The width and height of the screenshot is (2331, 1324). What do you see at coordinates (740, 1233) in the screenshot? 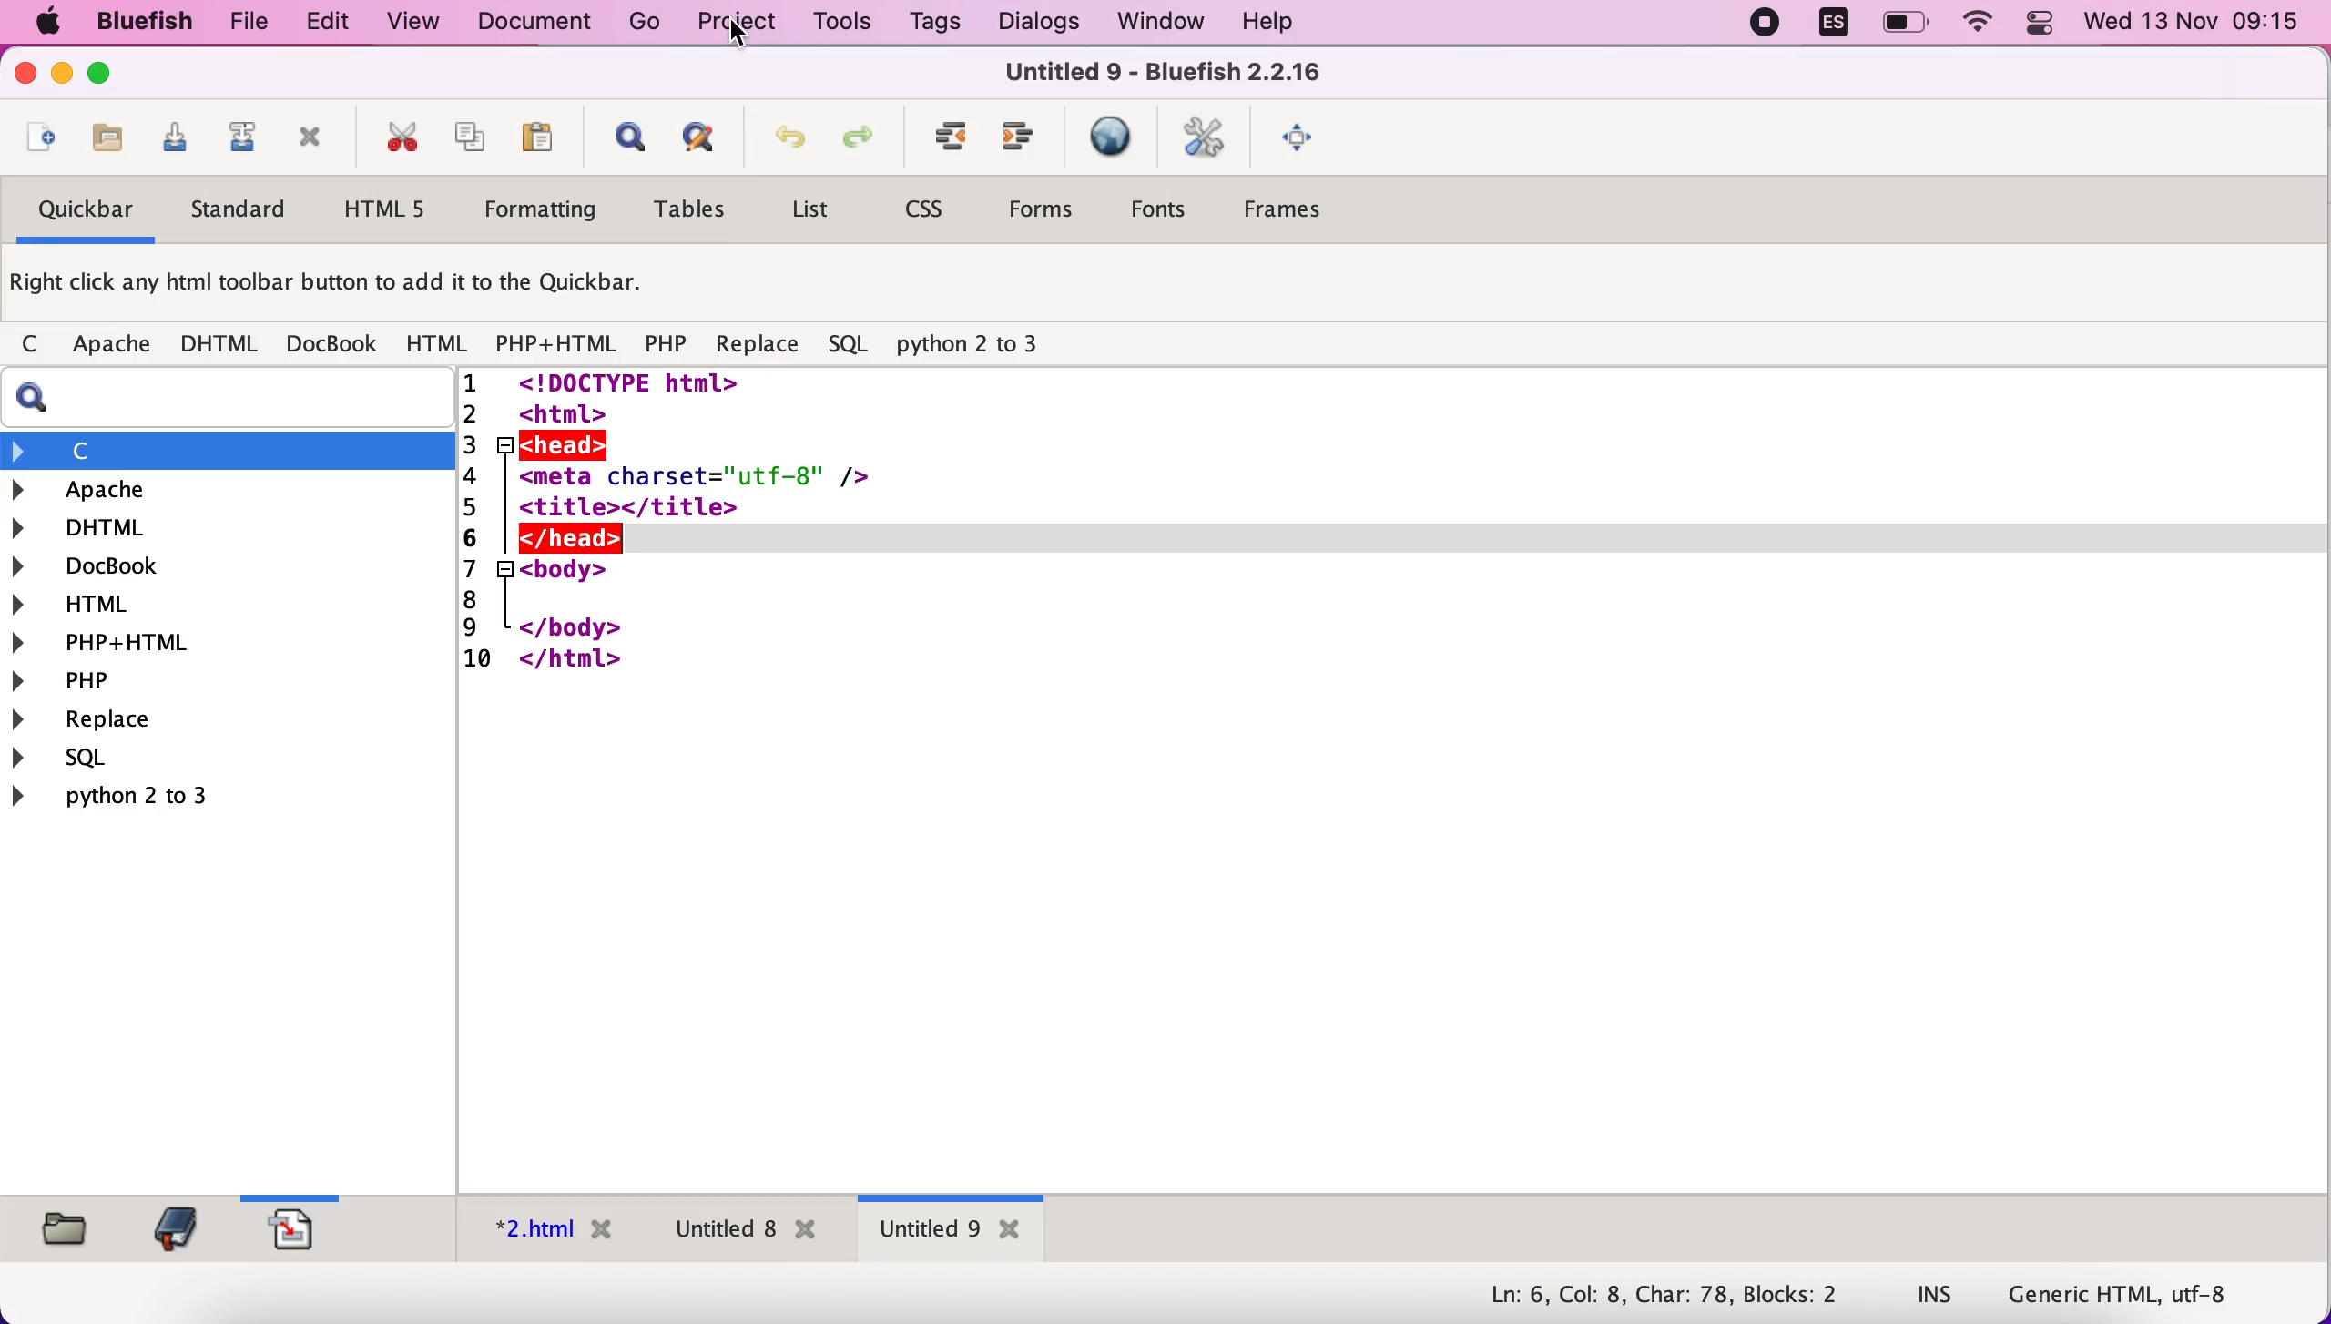
I see `tab` at bounding box center [740, 1233].